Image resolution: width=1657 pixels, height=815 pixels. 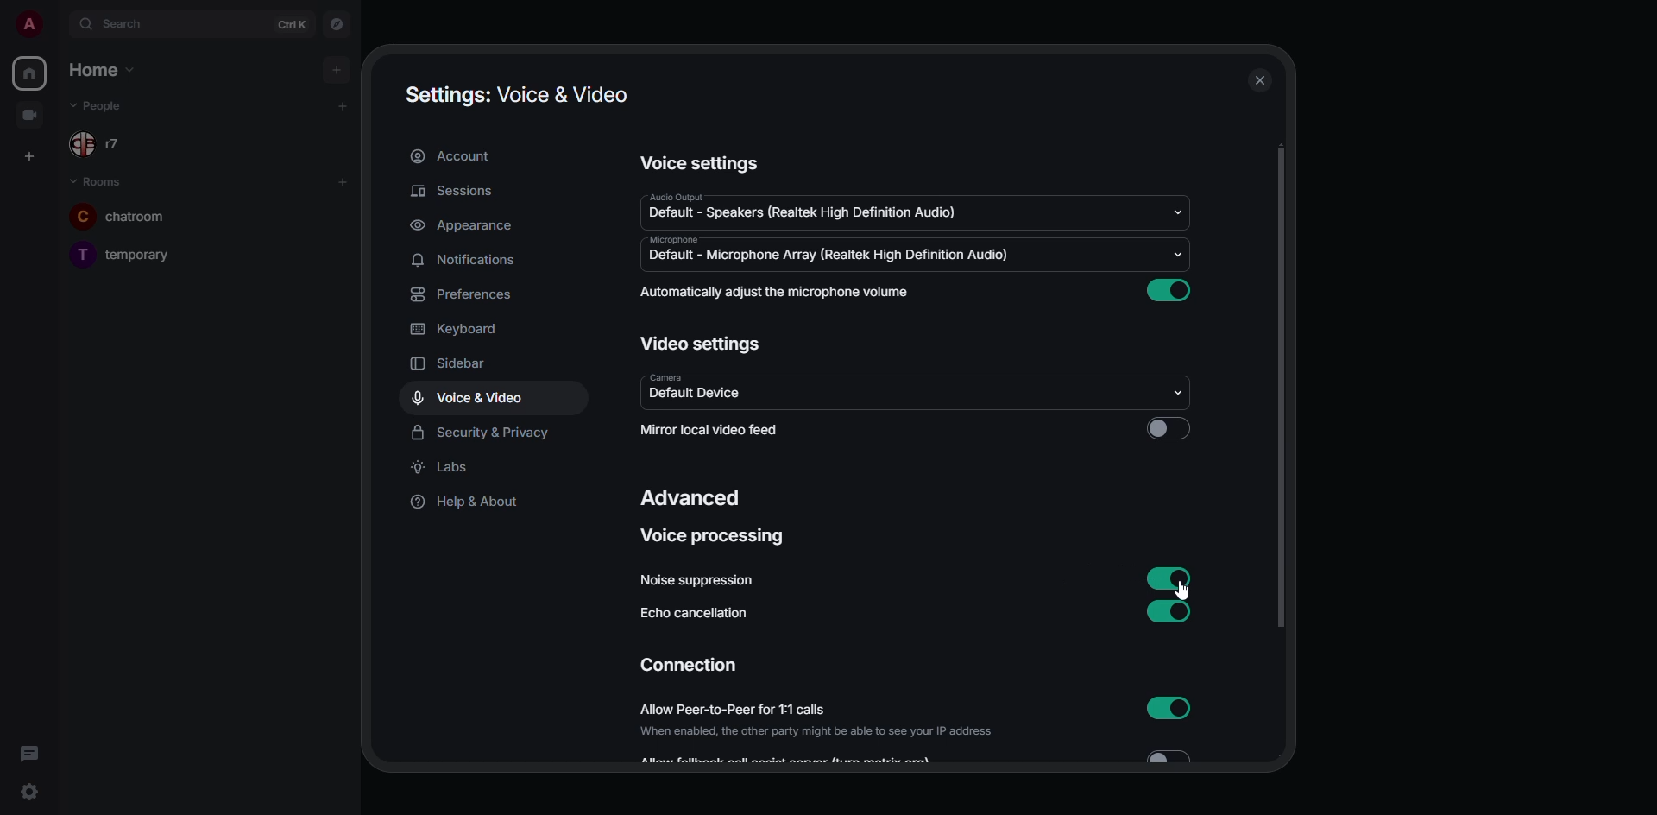 I want to click on account, so click(x=457, y=156).